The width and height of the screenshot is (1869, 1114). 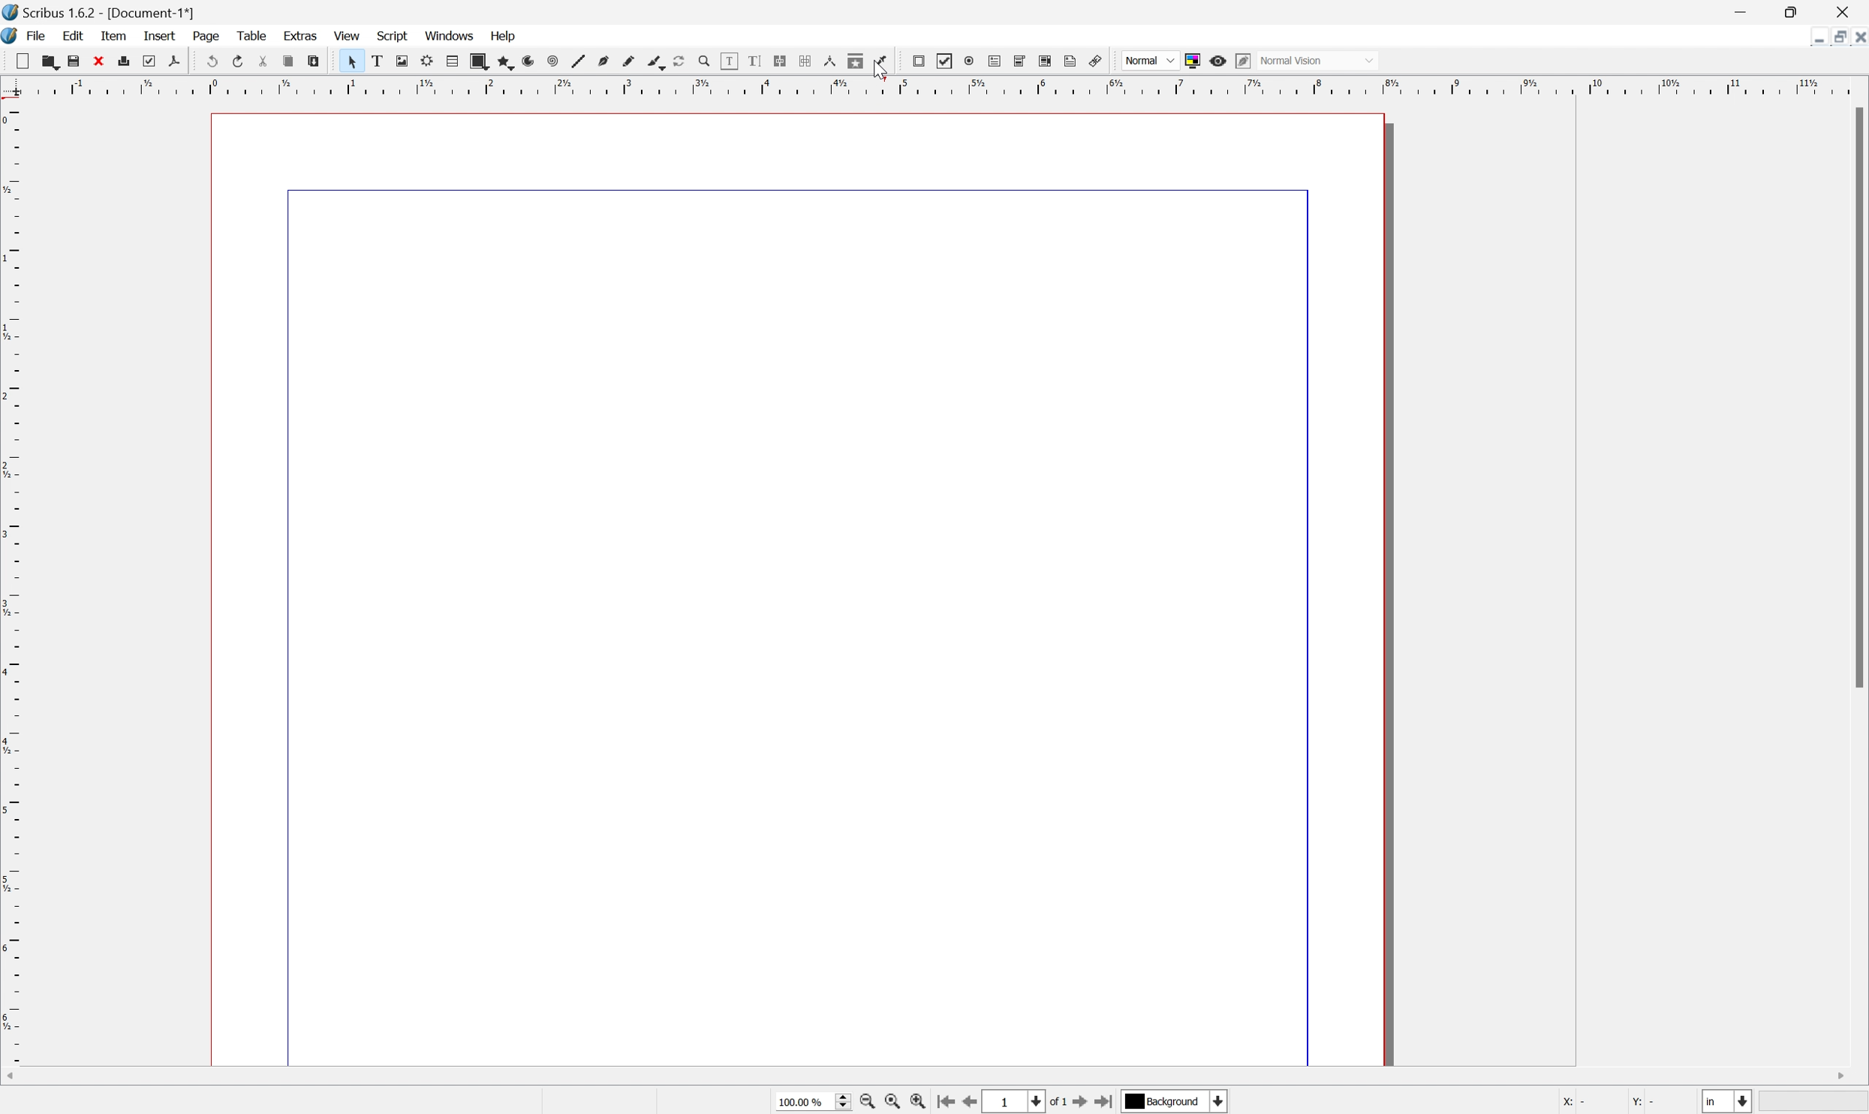 I want to click on Go to last page, so click(x=1105, y=1103).